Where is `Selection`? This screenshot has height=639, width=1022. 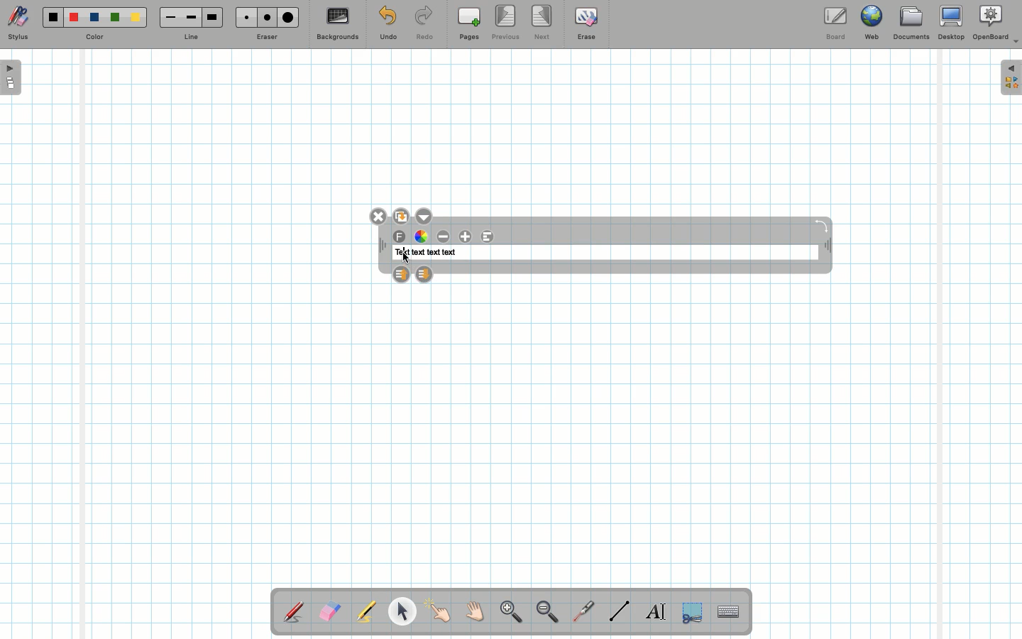
Selection is located at coordinates (691, 611).